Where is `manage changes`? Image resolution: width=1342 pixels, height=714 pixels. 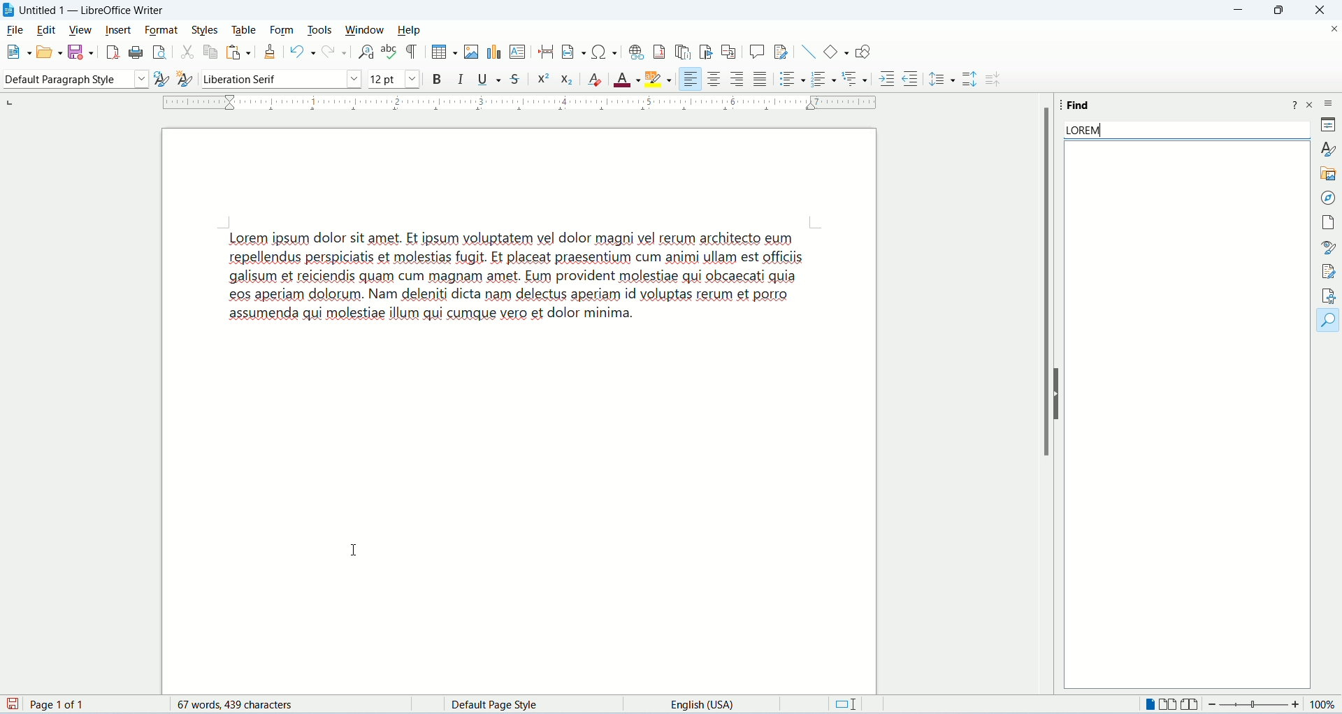 manage changes is located at coordinates (1329, 273).